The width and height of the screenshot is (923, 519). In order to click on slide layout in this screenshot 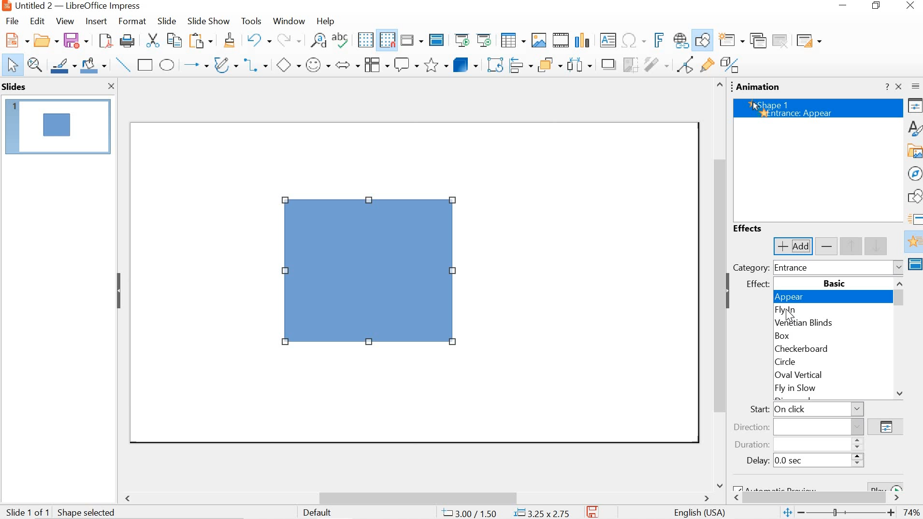, I will do `click(808, 42)`.